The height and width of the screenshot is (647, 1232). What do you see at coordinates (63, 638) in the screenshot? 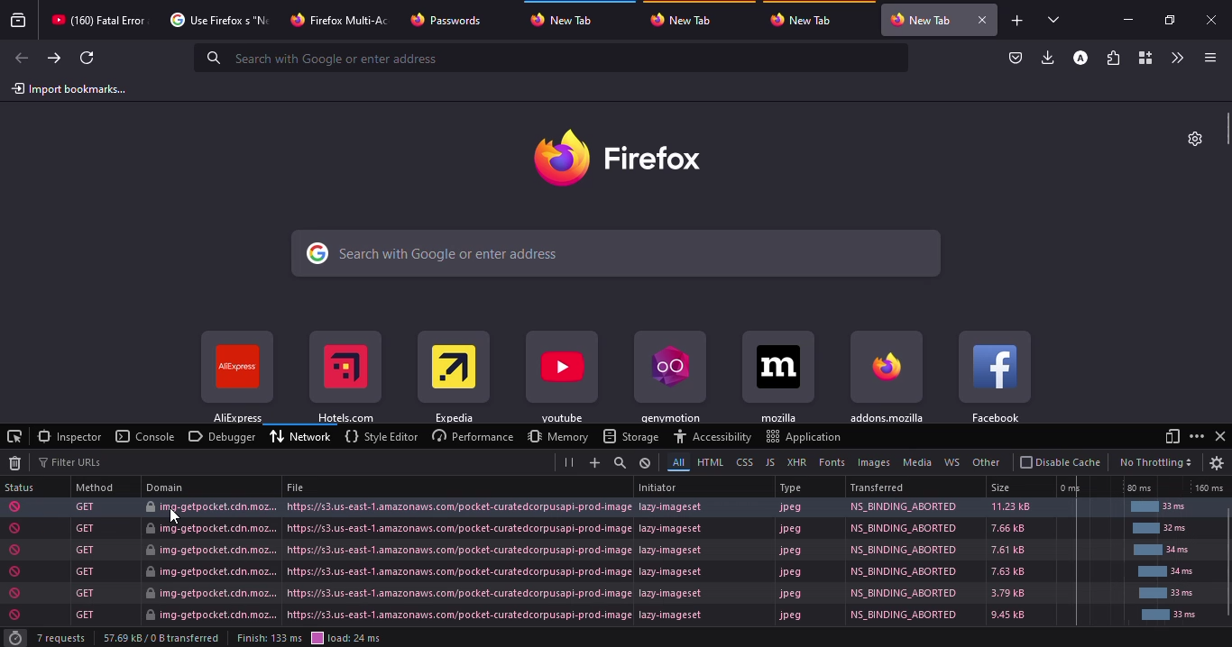
I see `7 requests` at bounding box center [63, 638].